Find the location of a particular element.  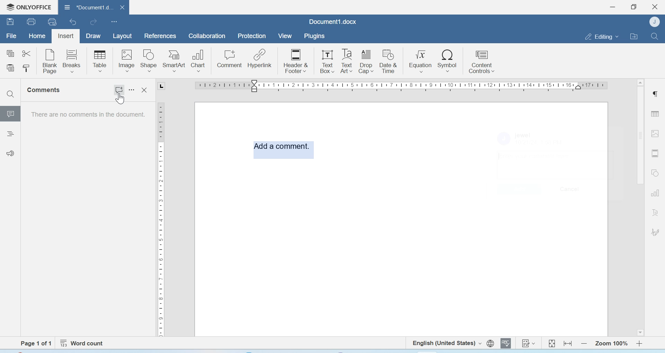

cursor is located at coordinates (119, 100).